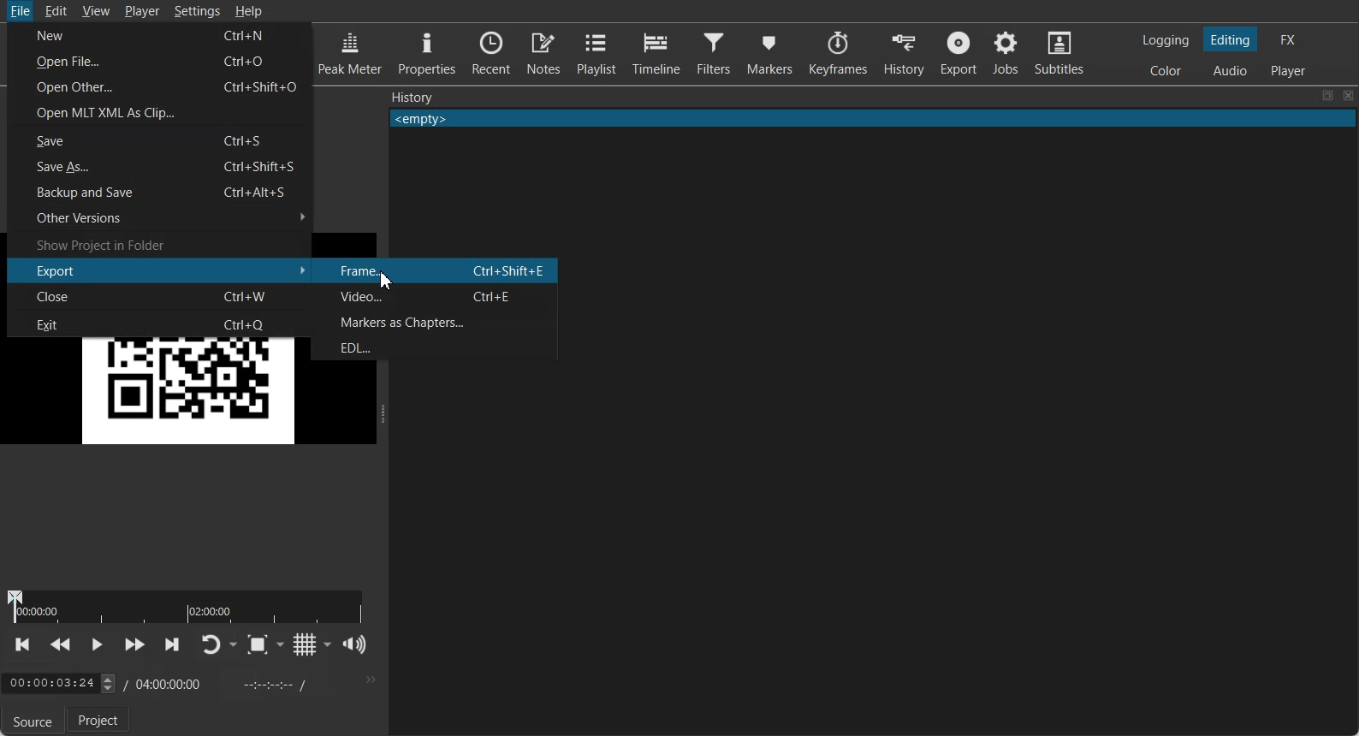 The height and width of the screenshot is (736, 1359). What do you see at coordinates (252, 323) in the screenshot?
I see `Ctrl+Q` at bounding box center [252, 323].